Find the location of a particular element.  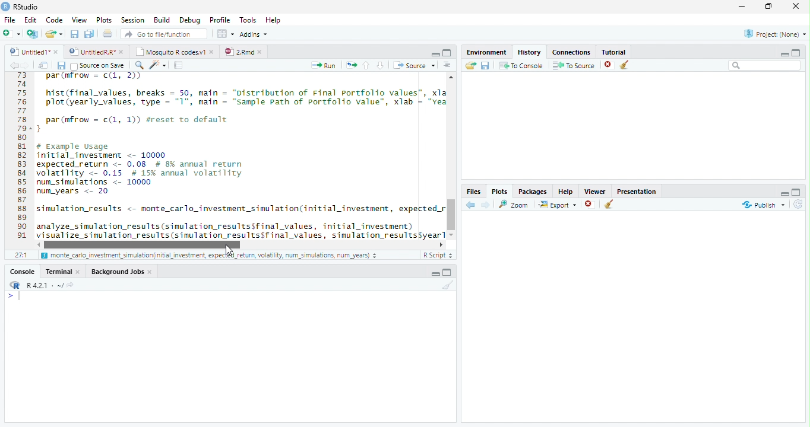

Close is located at coordinates (797, 7).